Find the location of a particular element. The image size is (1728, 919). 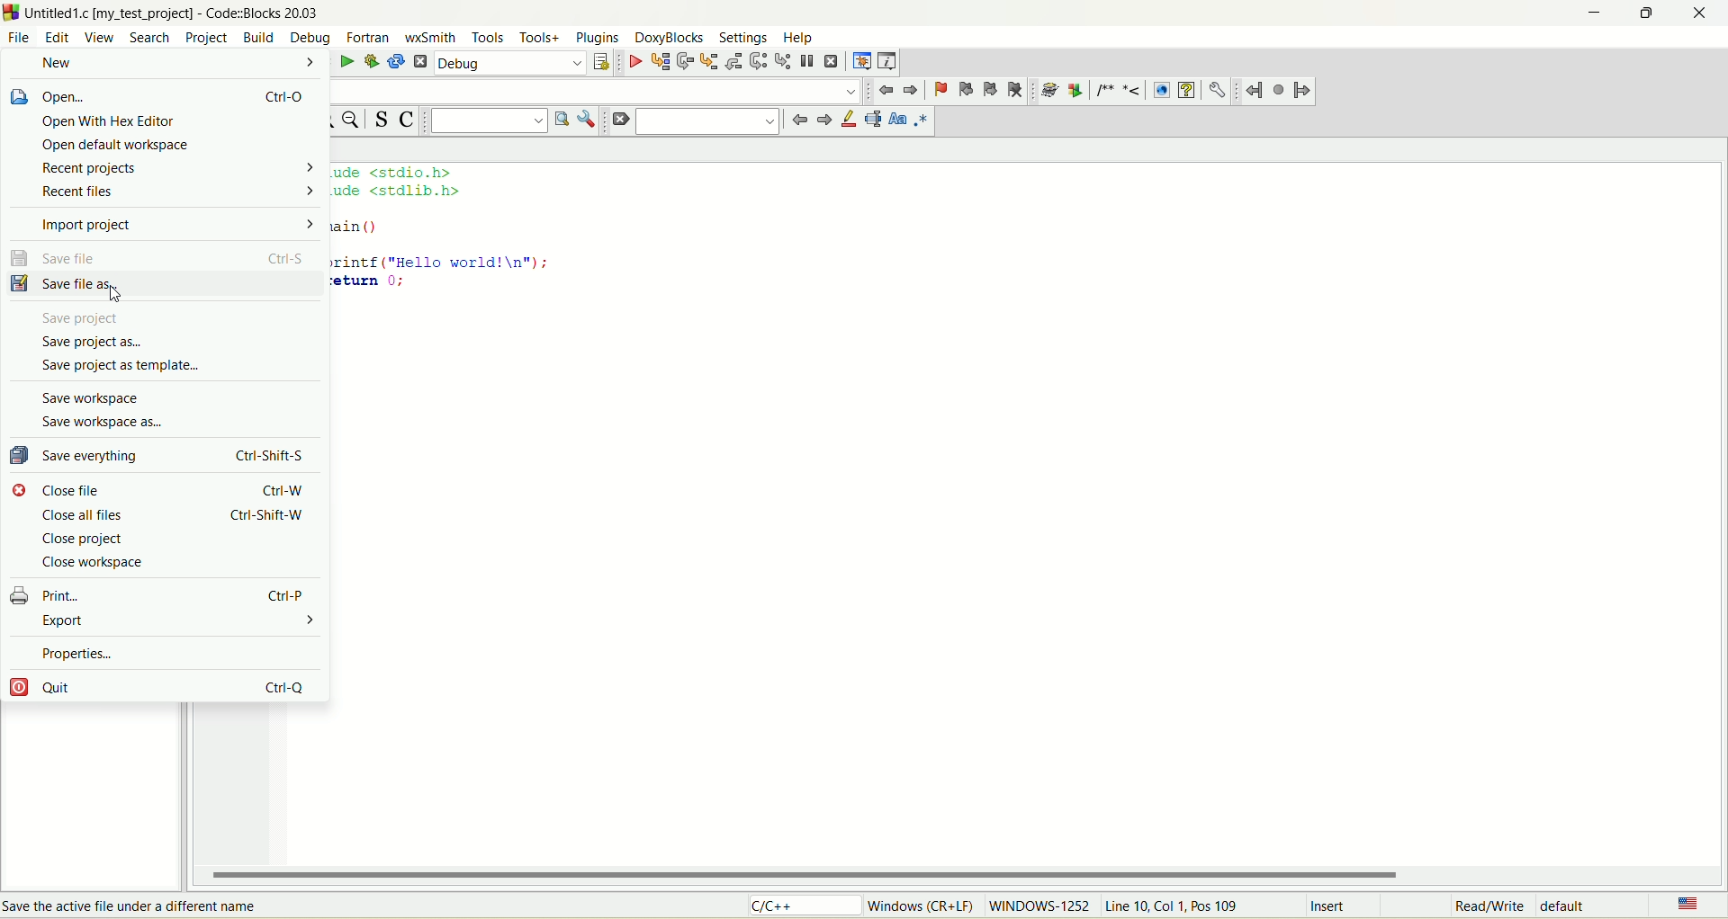

next instruction is located at coordinates (757, 60).